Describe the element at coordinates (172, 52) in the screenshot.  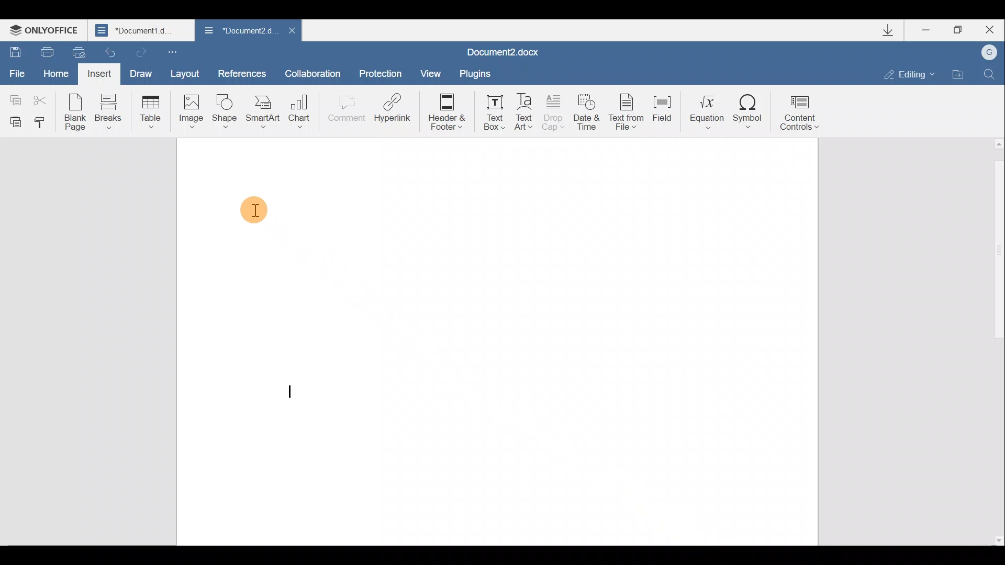
I see `Customize quick access toolbar` at that location.